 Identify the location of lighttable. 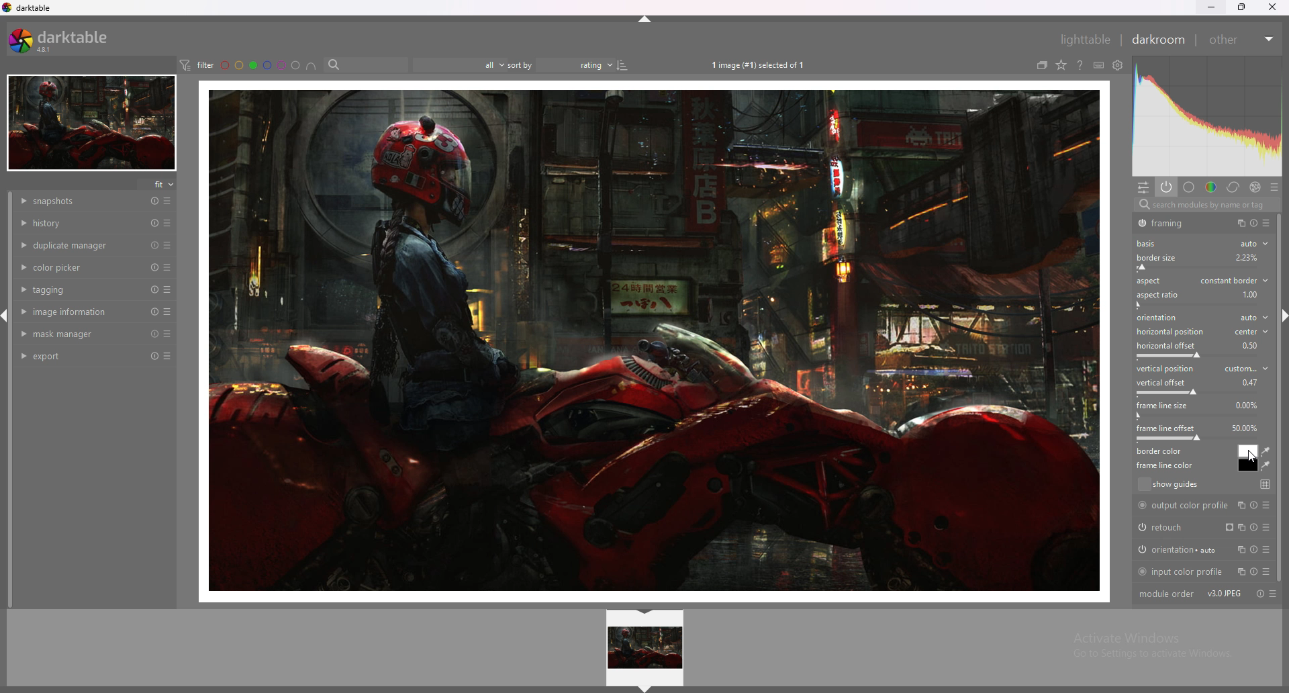
(1078, 39).